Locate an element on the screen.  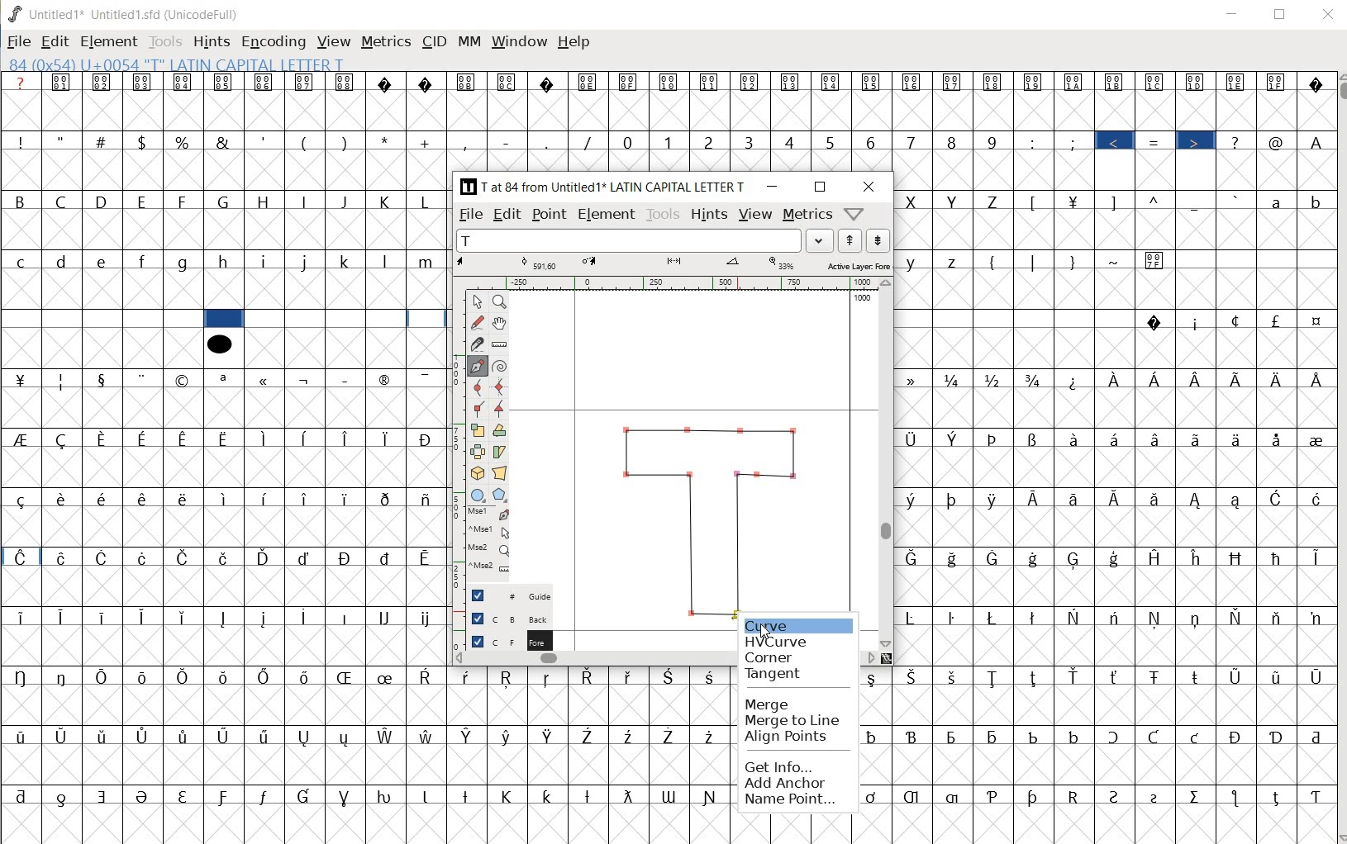
Symbol is located at coordinates (1314, 498).